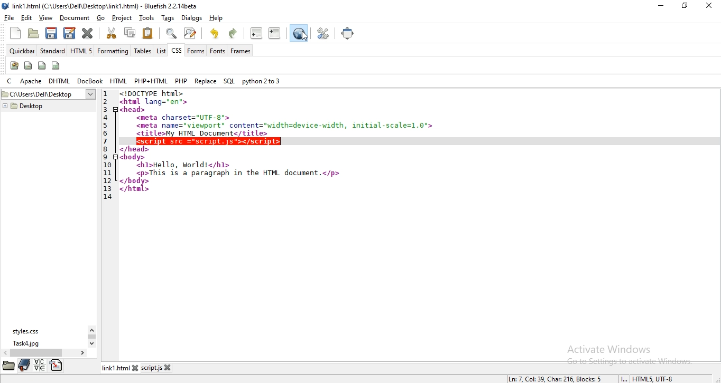 The image size is (721, 383). Describe the element at coordinates (105, 94) in the screenshot. I see `1` at that location.